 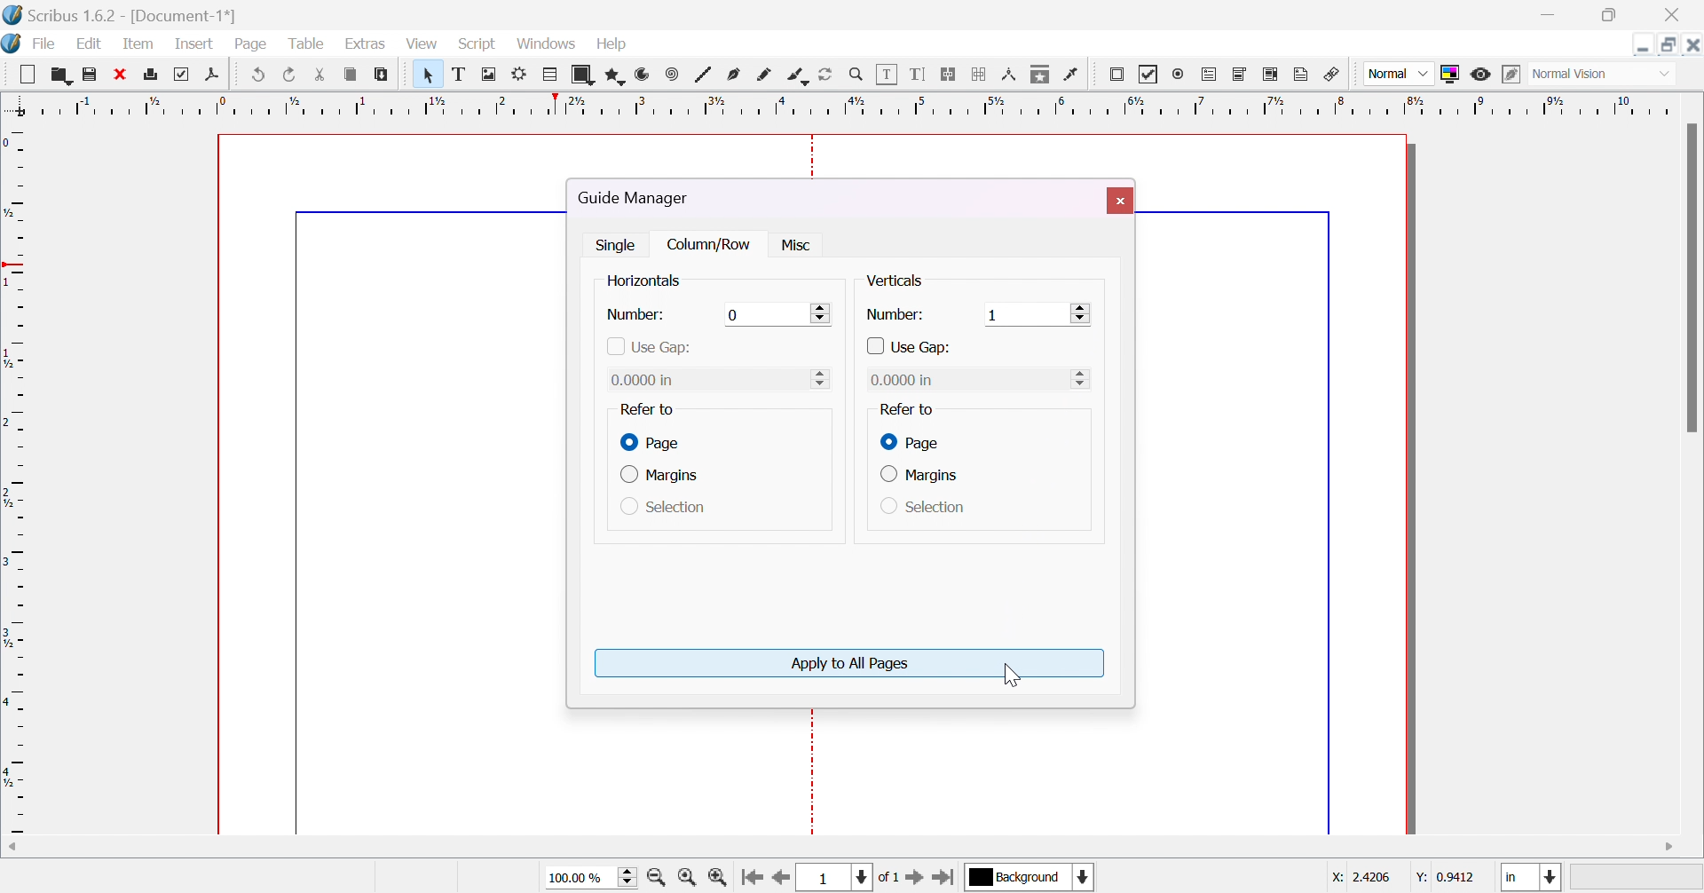 I want to click on script, so click(x=477, y=43).